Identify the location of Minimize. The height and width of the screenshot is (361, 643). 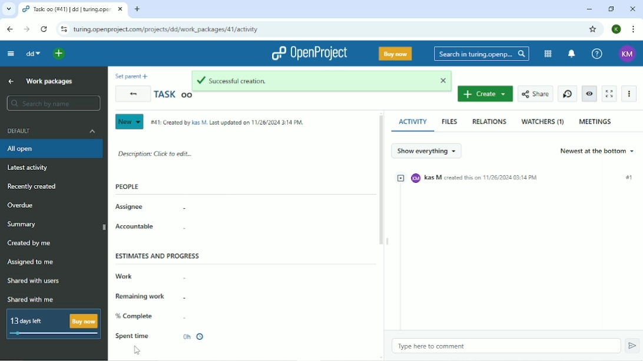
(589, 9).